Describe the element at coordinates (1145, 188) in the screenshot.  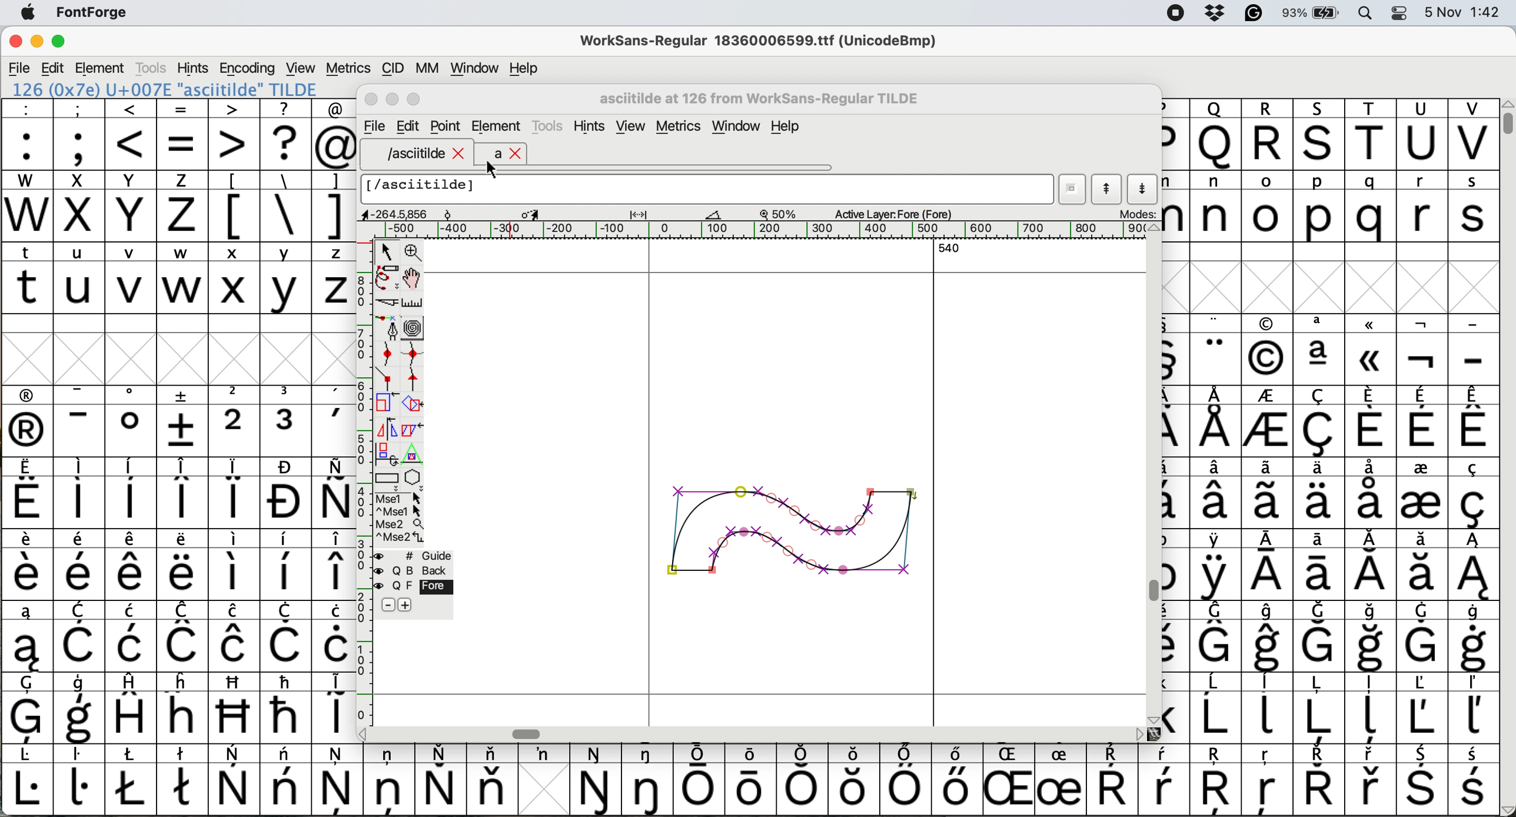
I see `show next letter` at that location.